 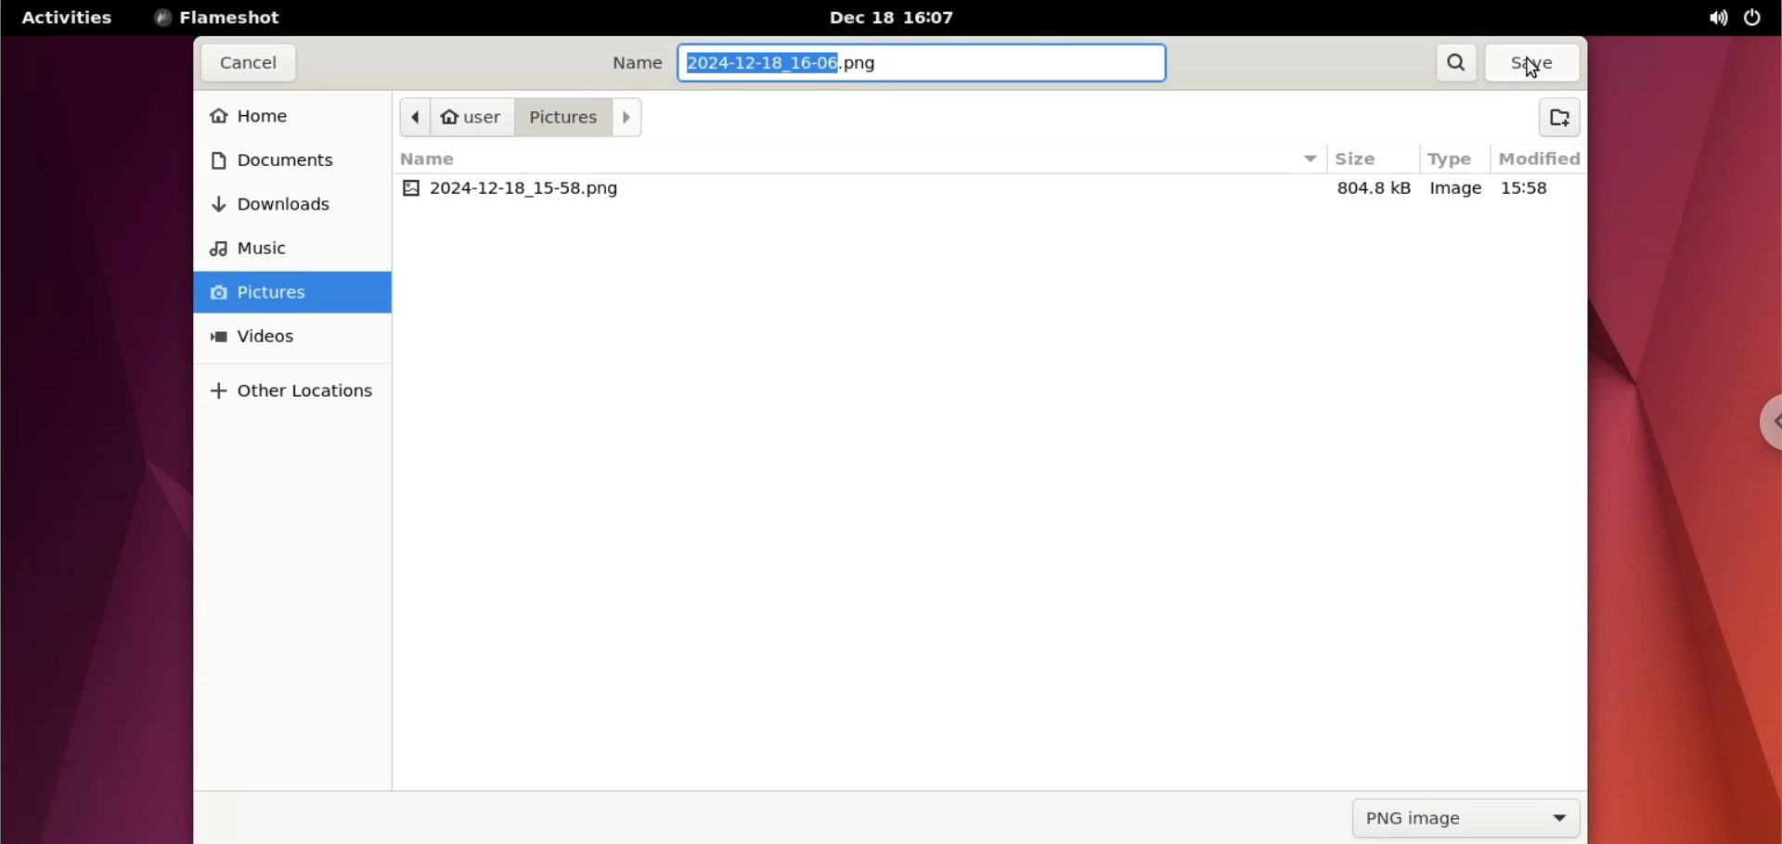 I want to click on image format type options, so click(x=1468, y=817).